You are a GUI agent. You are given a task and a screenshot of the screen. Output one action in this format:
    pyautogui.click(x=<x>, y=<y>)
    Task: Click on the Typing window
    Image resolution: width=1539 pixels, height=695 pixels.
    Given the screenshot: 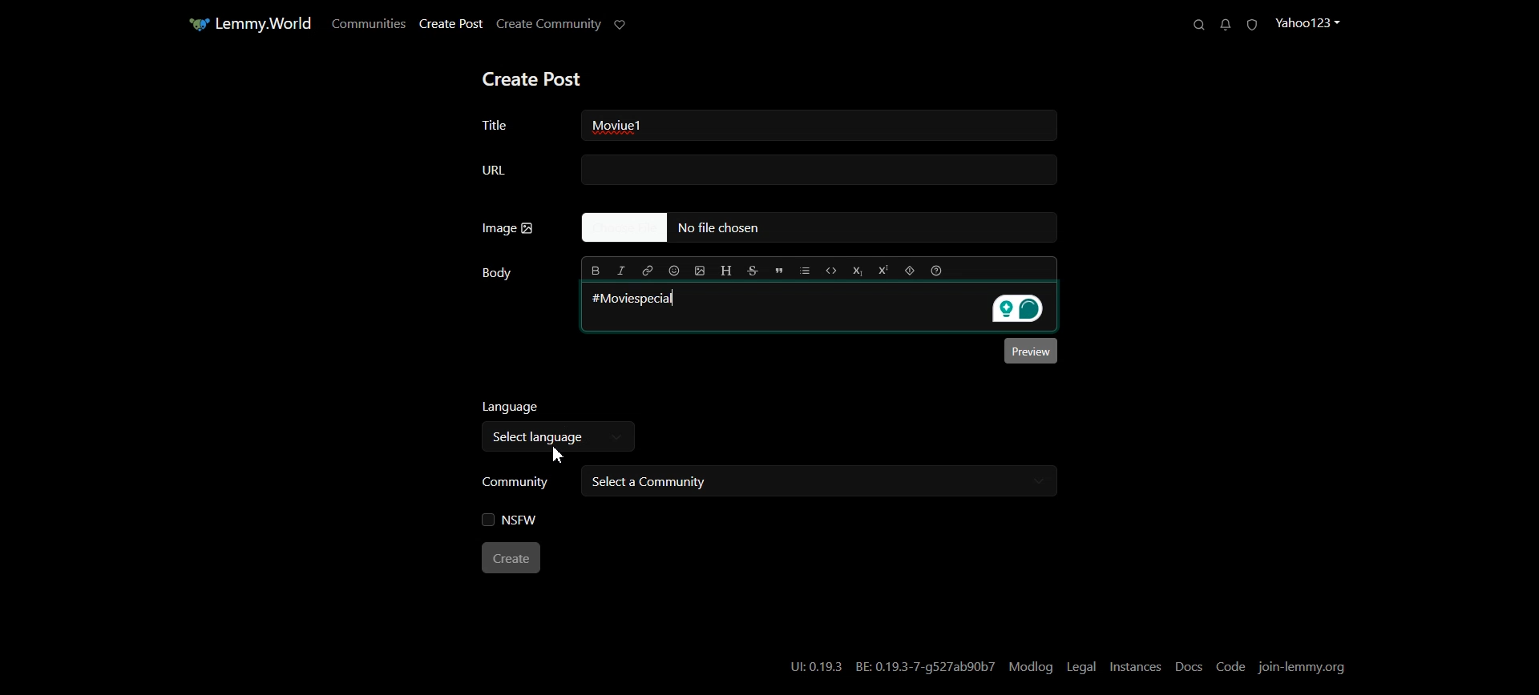 What is the action you would take?
    pyautogui.click(x=769, y=373)
    